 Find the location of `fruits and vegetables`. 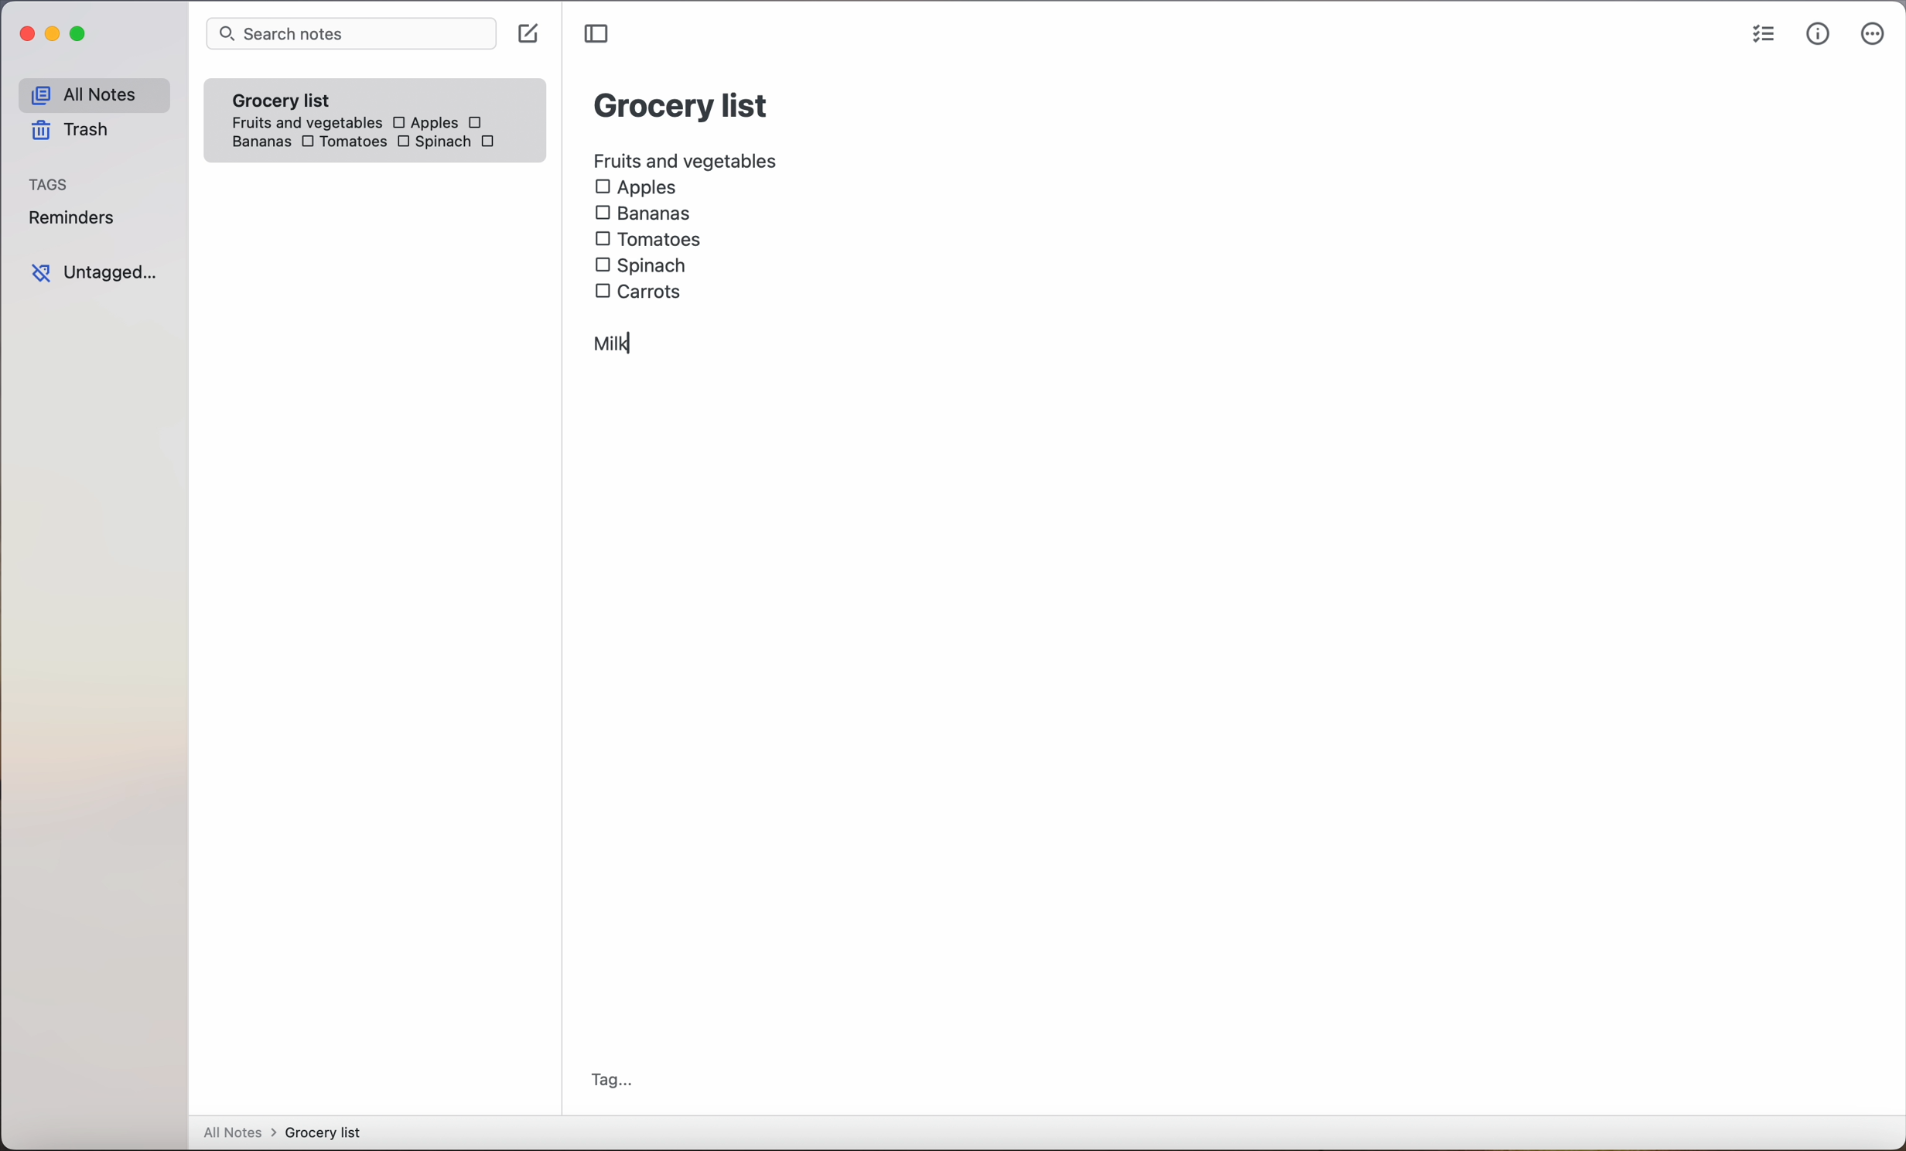

fruits and vegetables is located at coordinates (687, 159).